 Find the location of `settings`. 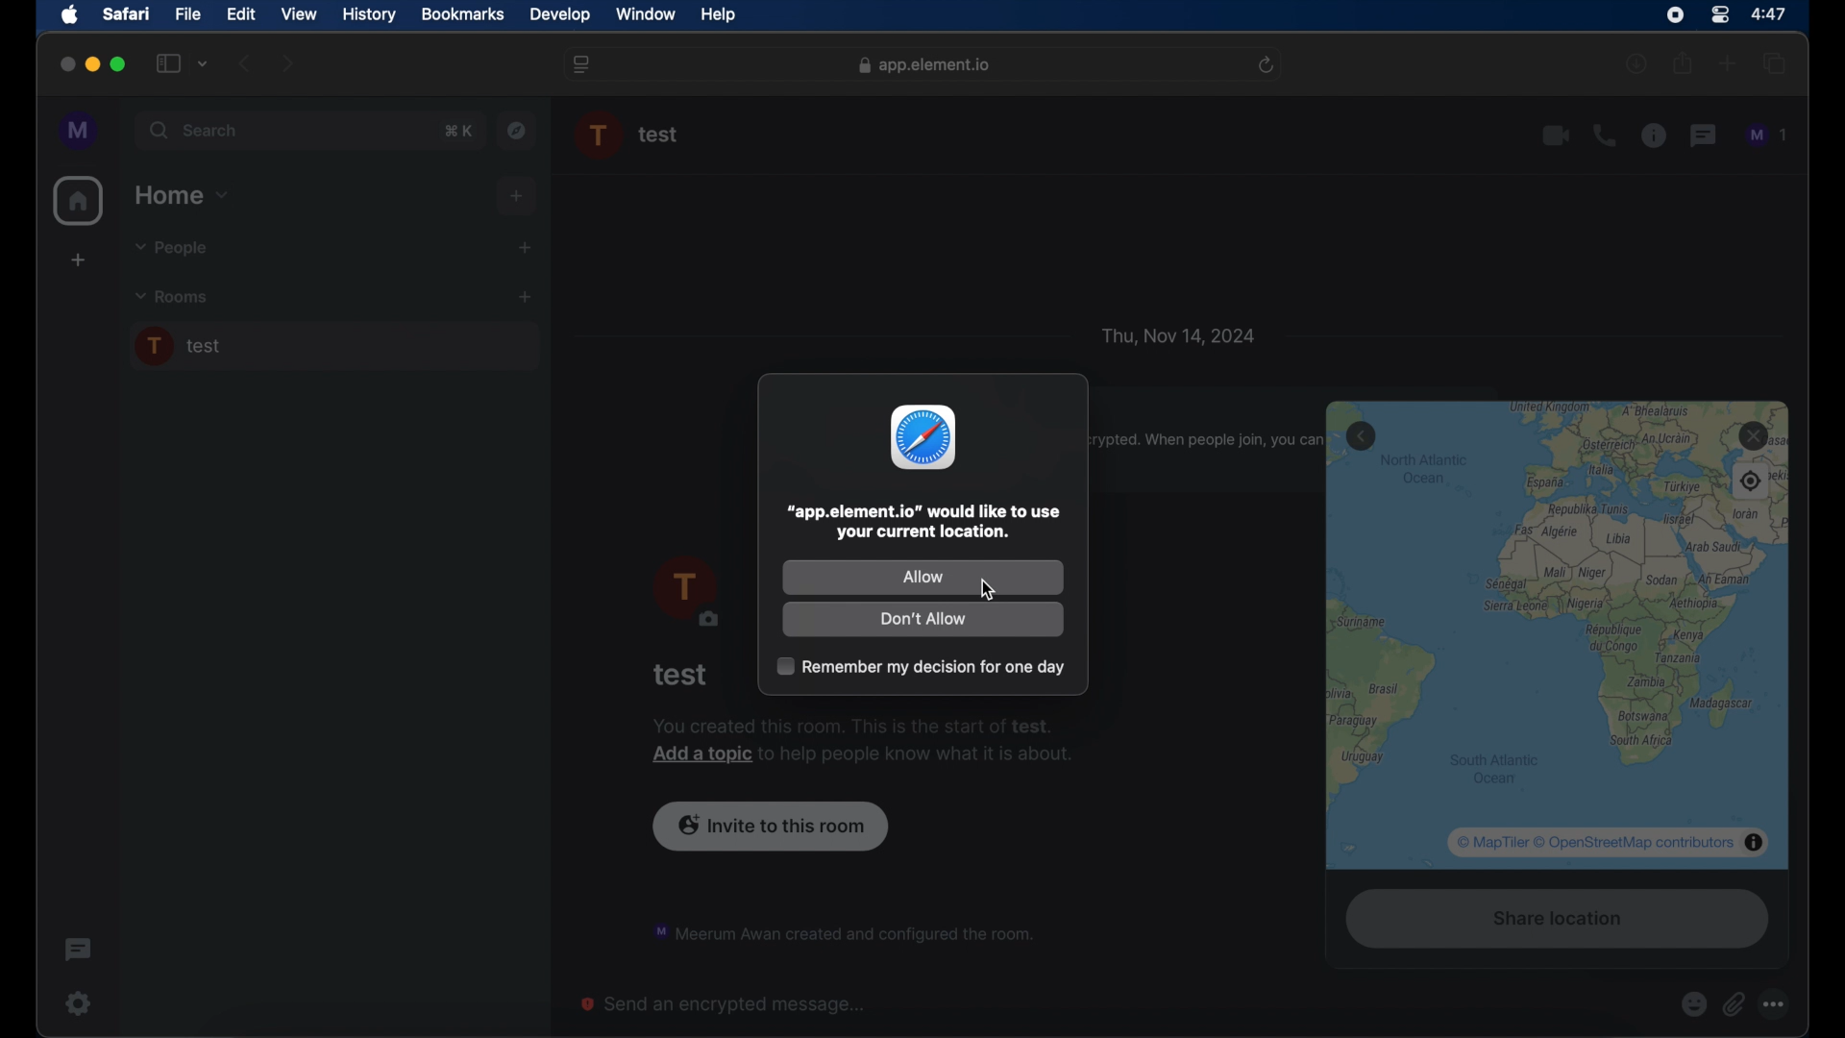

settings is located at coordinates (77, 1002).